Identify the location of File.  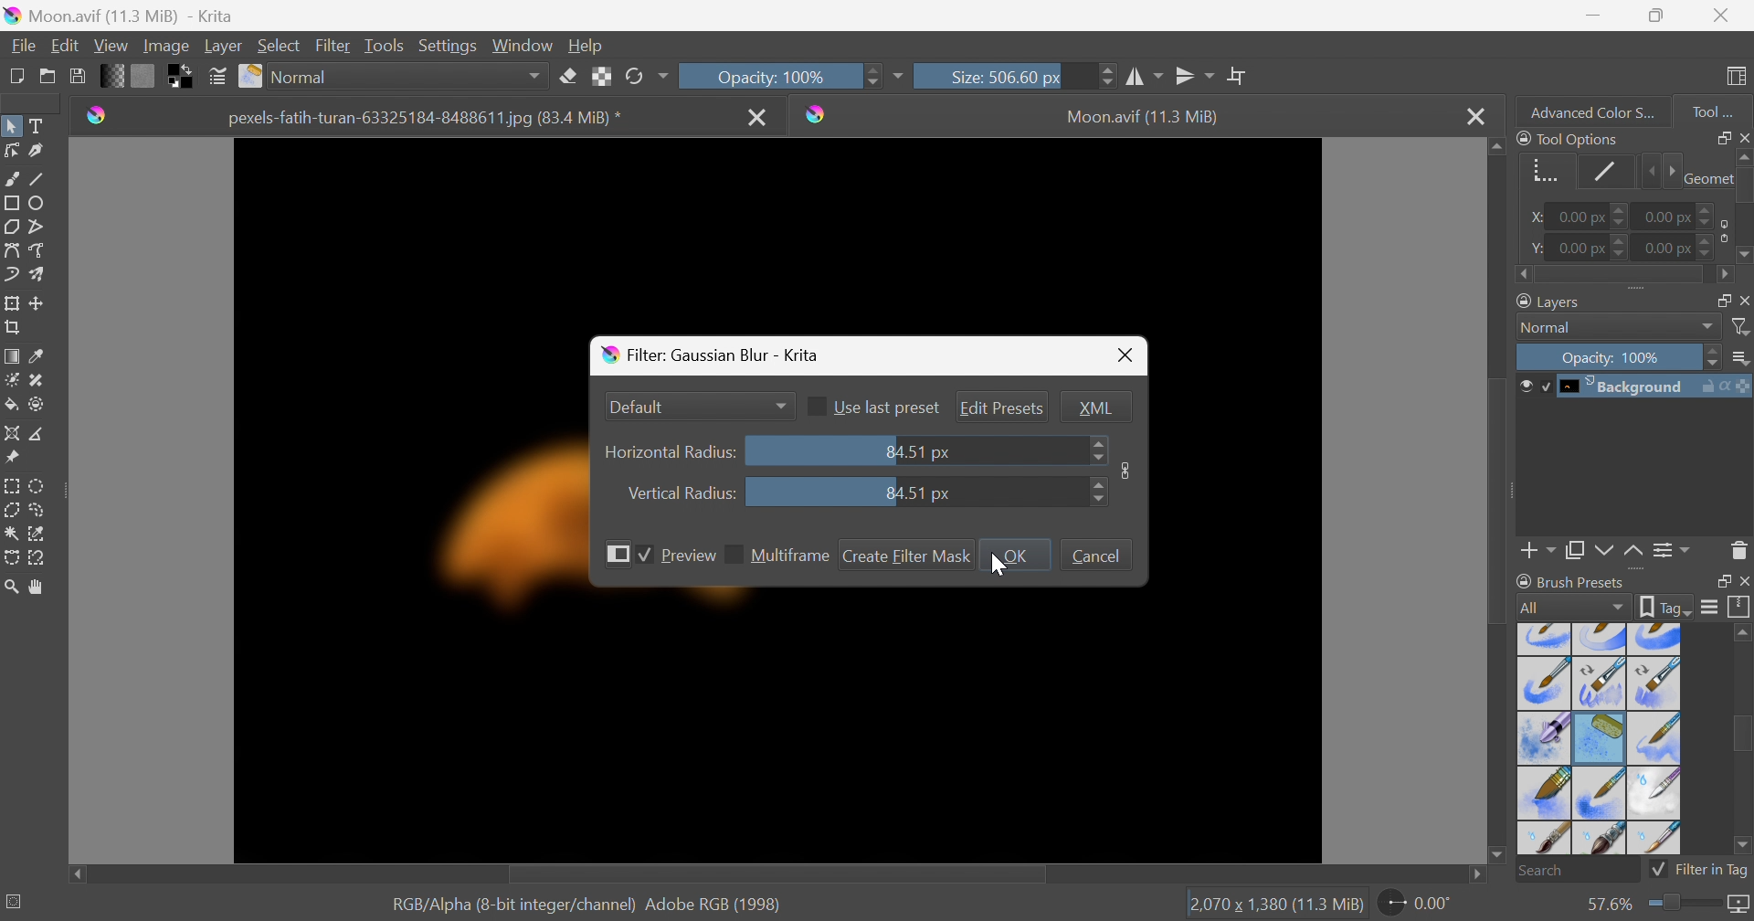
(25, 47).